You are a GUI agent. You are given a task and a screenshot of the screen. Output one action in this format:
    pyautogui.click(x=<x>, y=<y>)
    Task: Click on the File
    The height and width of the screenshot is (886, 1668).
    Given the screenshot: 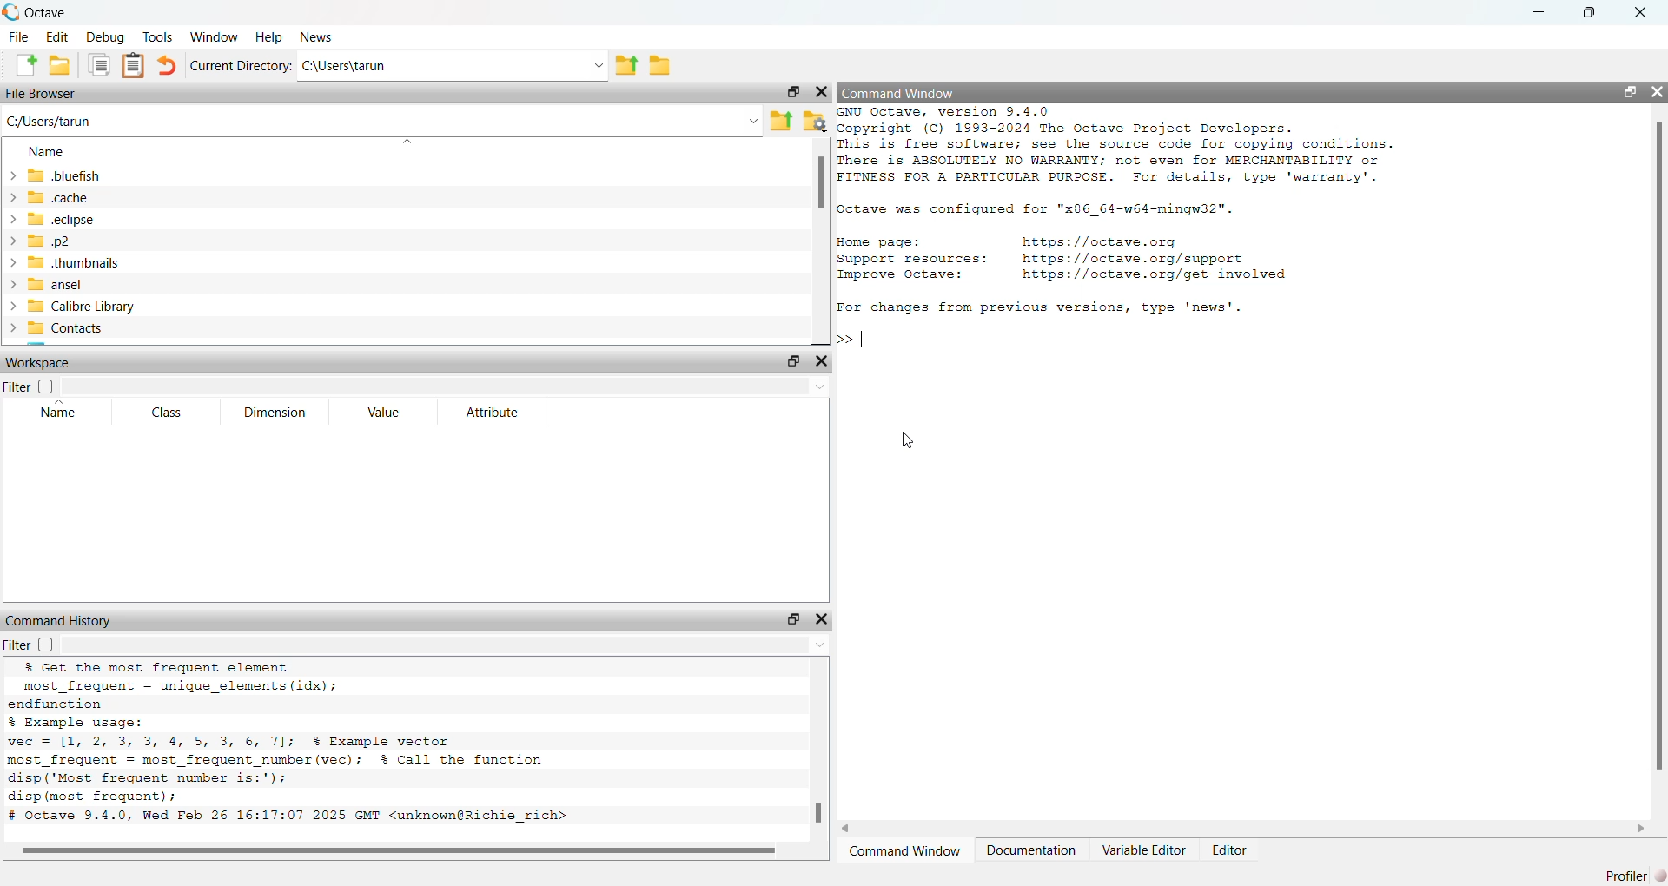 What is the action you would take?
    pyautogui.click(x=20, y=36)
    